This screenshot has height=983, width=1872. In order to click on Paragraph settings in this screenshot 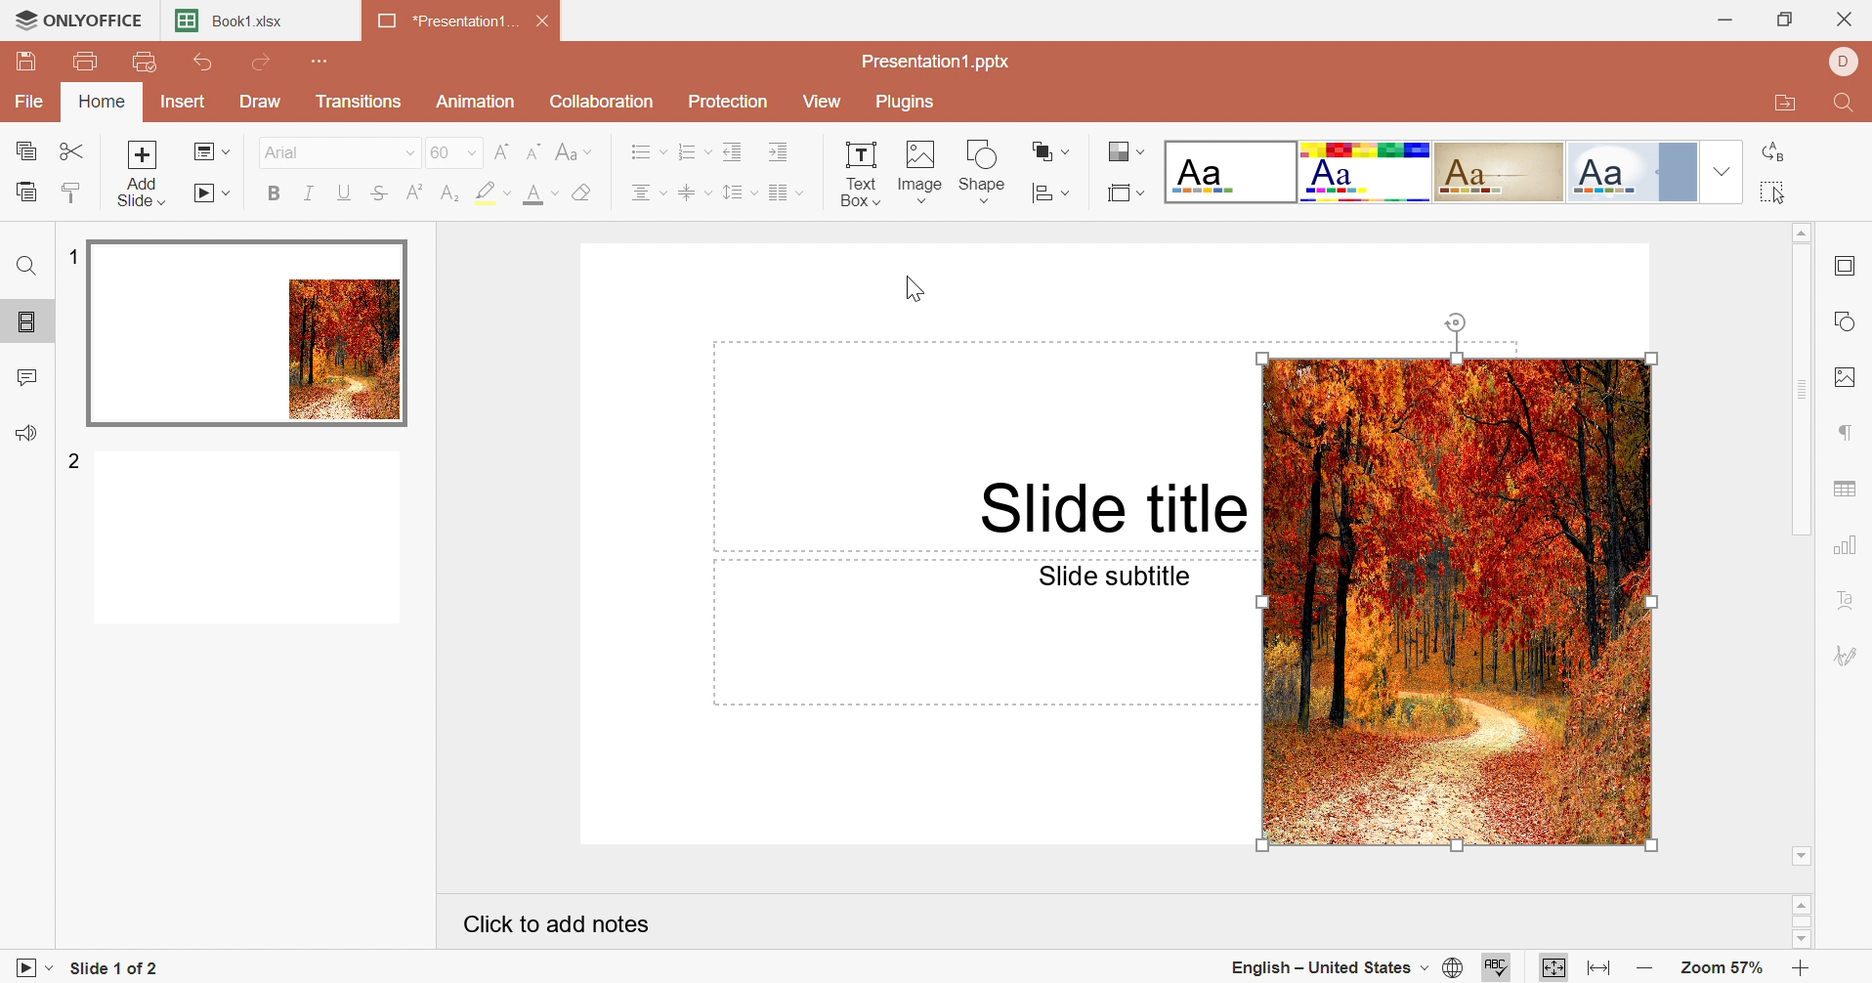, I will do `click(1843, 430)`.